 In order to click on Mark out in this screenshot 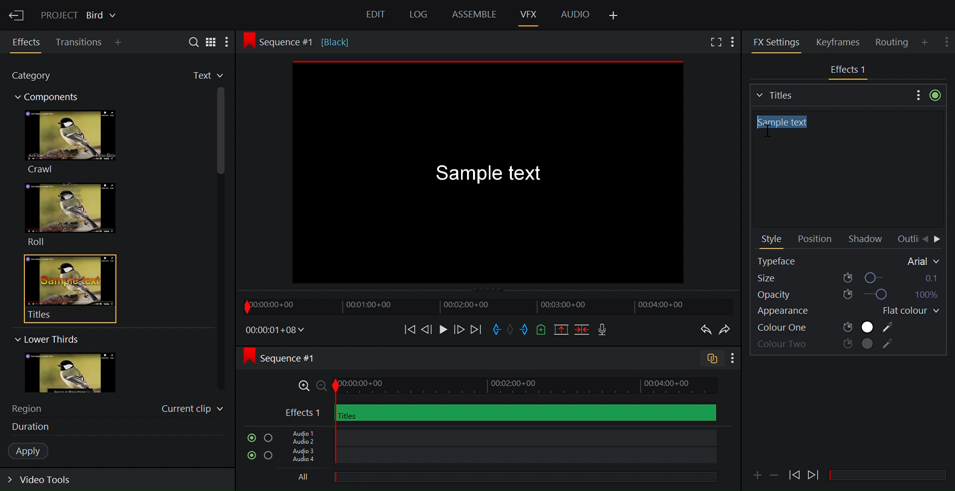, I will do `click(525, 330)`.